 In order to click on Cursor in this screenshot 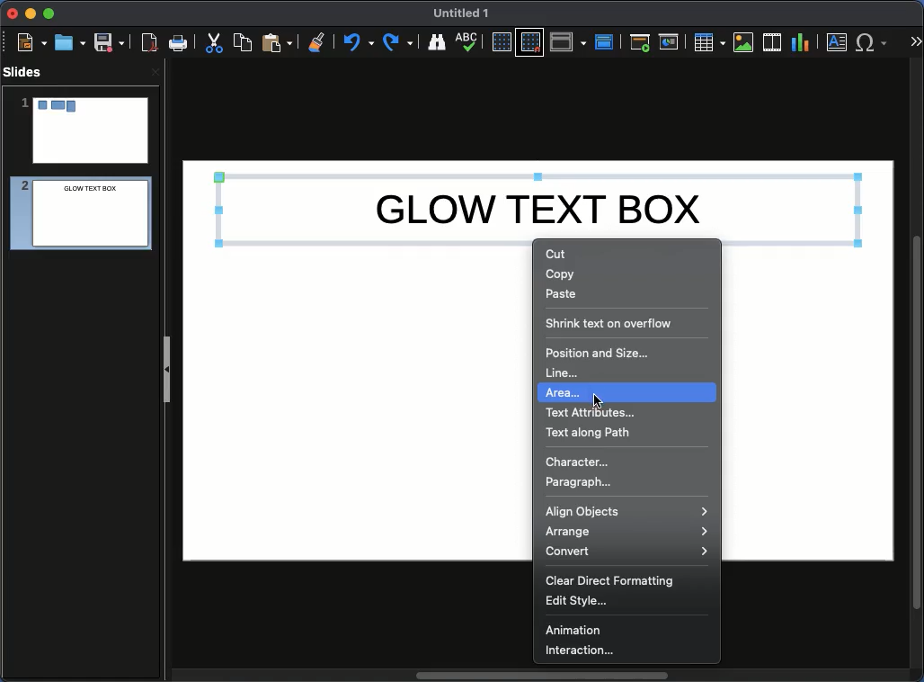, I will do `click(597, 400)`.